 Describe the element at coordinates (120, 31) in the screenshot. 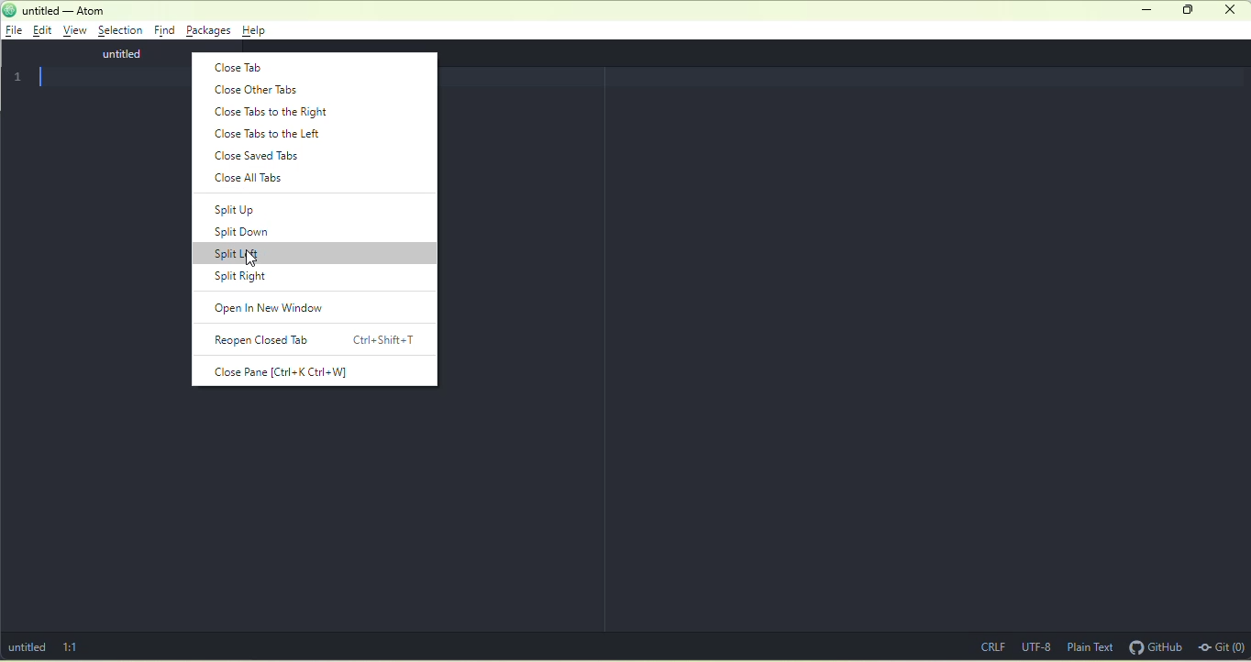

I see `selection` at that location.